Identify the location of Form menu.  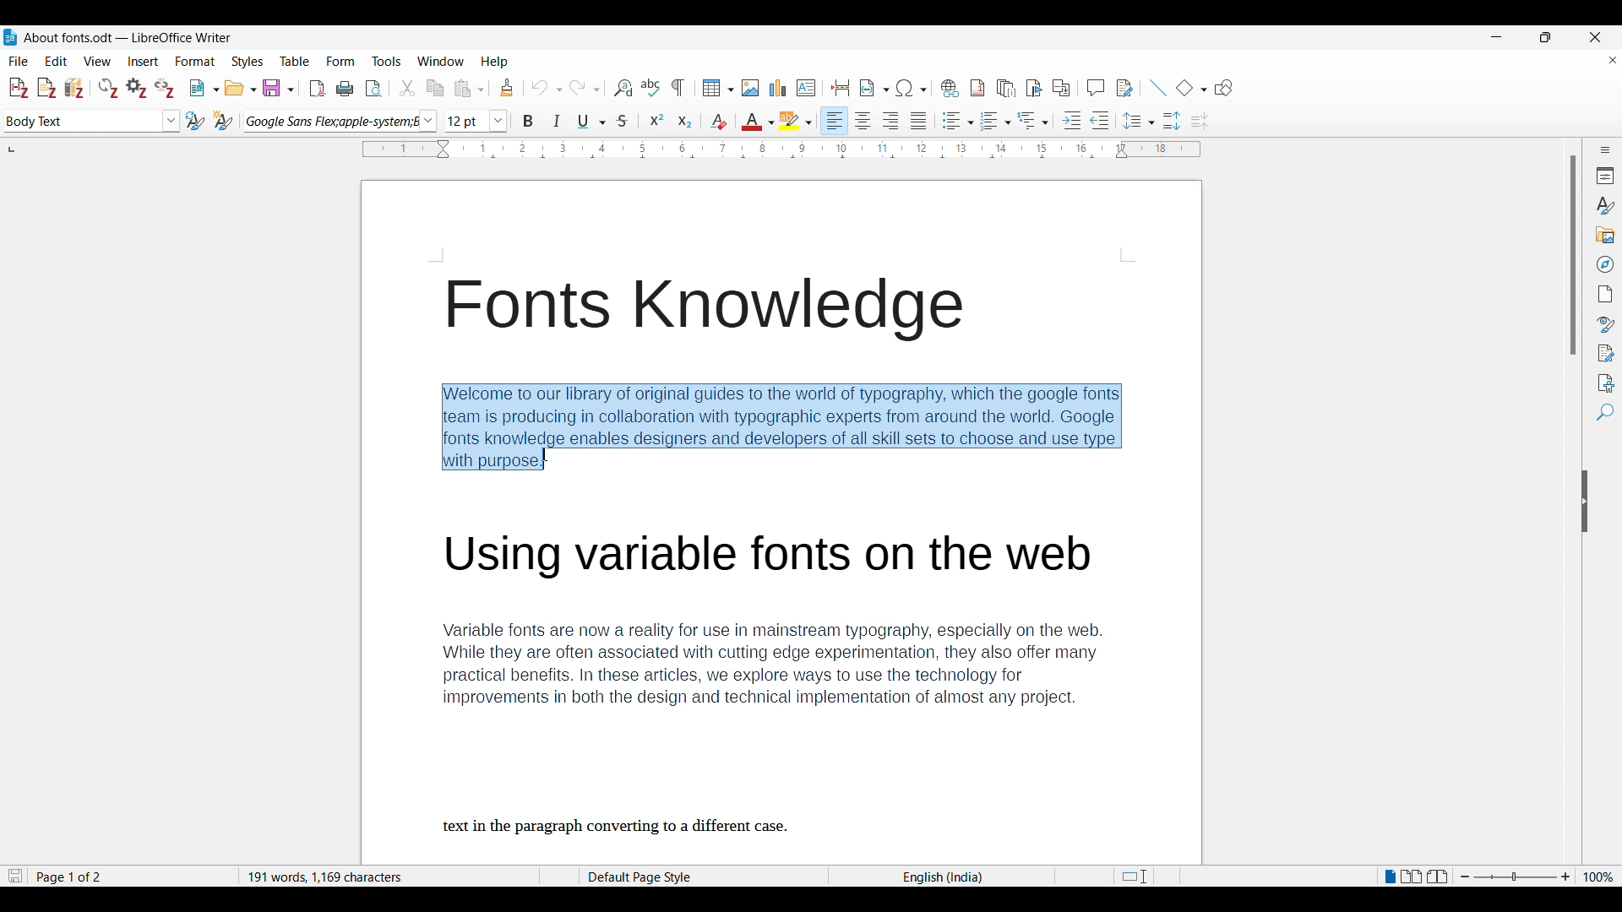
(340, 61).